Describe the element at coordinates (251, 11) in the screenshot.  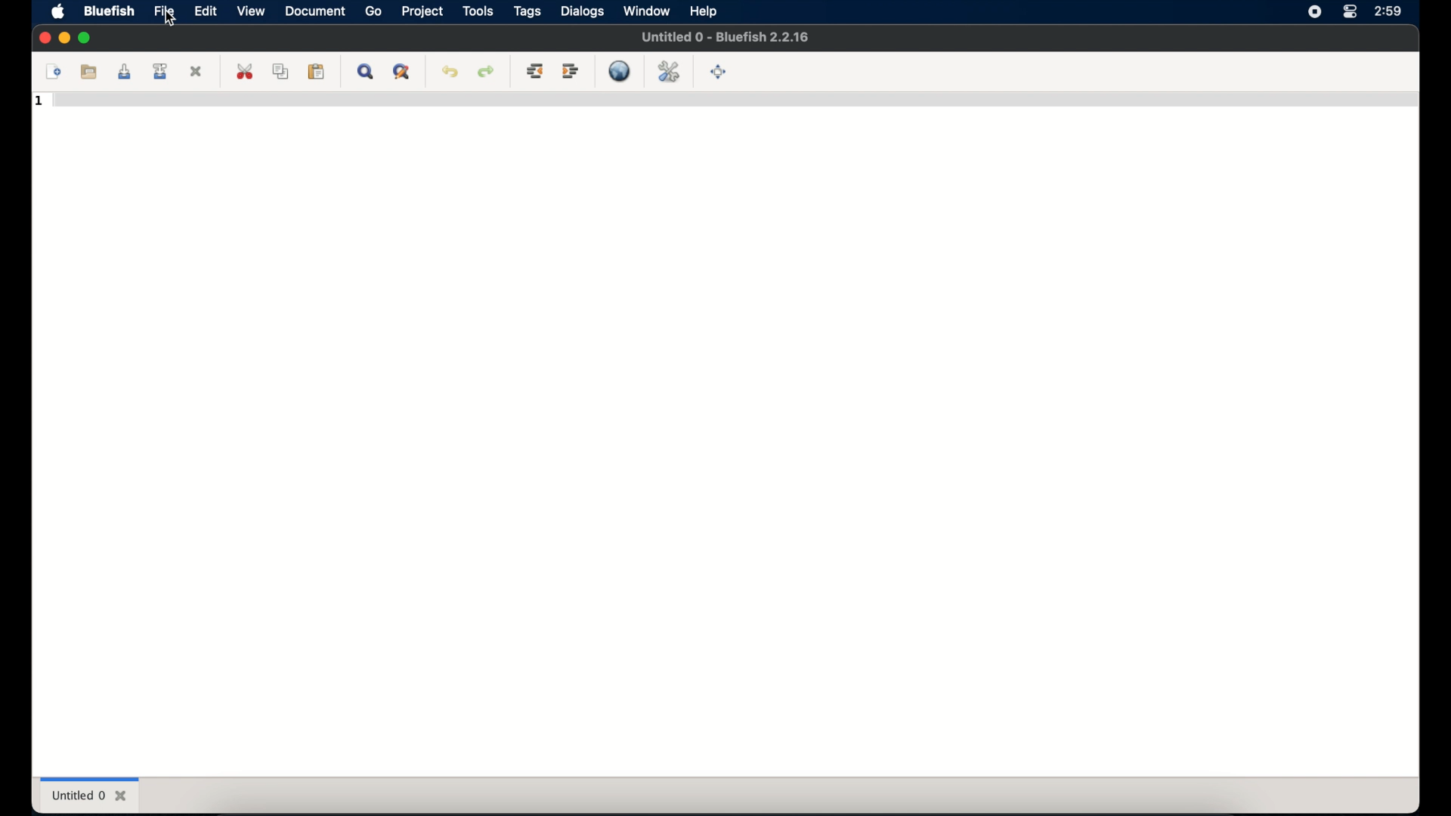
I see `view` at that location.